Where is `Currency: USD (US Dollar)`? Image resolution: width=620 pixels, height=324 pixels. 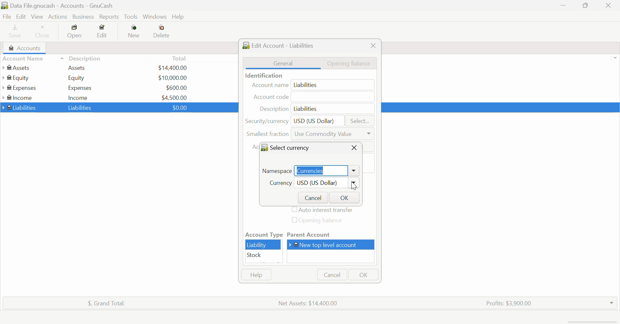
Currency: USD (US Dollar) is located at coordinates (310, 184).